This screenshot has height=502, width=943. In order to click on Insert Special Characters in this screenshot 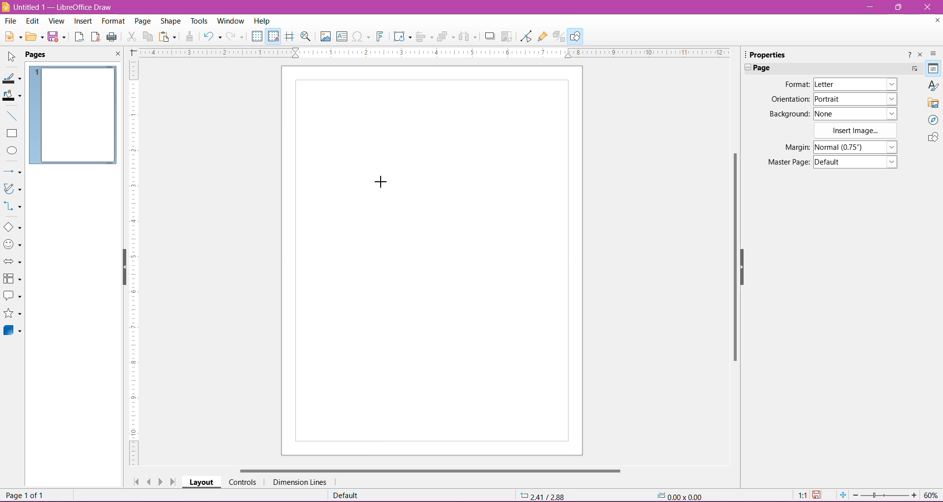, I will do `click(361, 36)`.